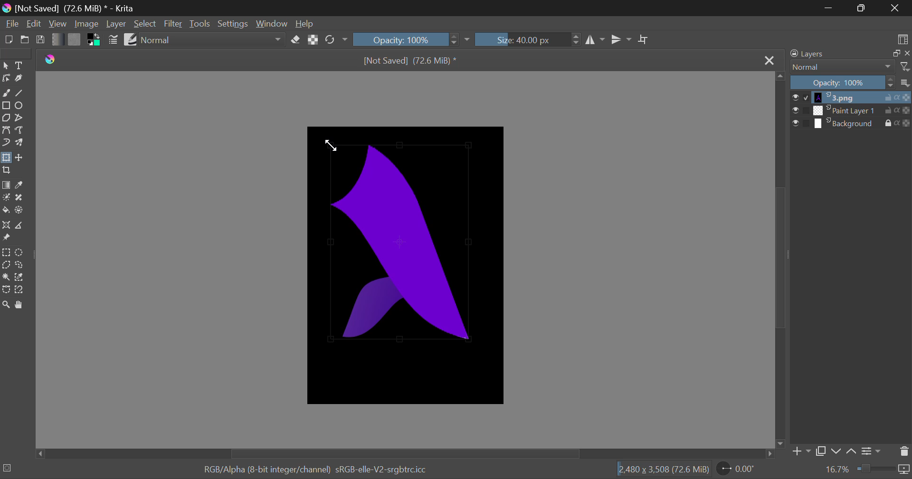 This screenshot has width=912, height=479. I want to click on DRAG_TO Cursor Position, so click(332, 145).